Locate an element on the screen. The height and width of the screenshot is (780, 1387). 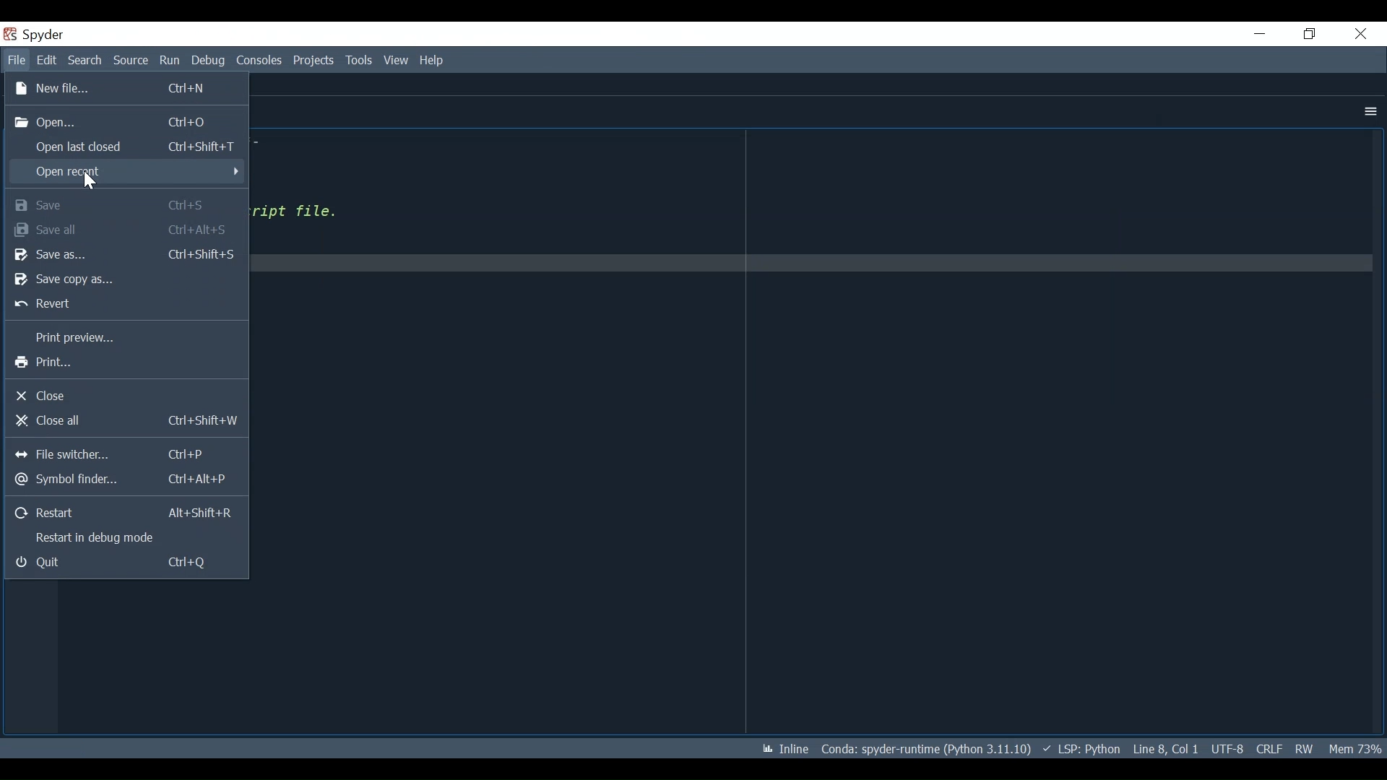
Restart is located at coordinates (127, 513).